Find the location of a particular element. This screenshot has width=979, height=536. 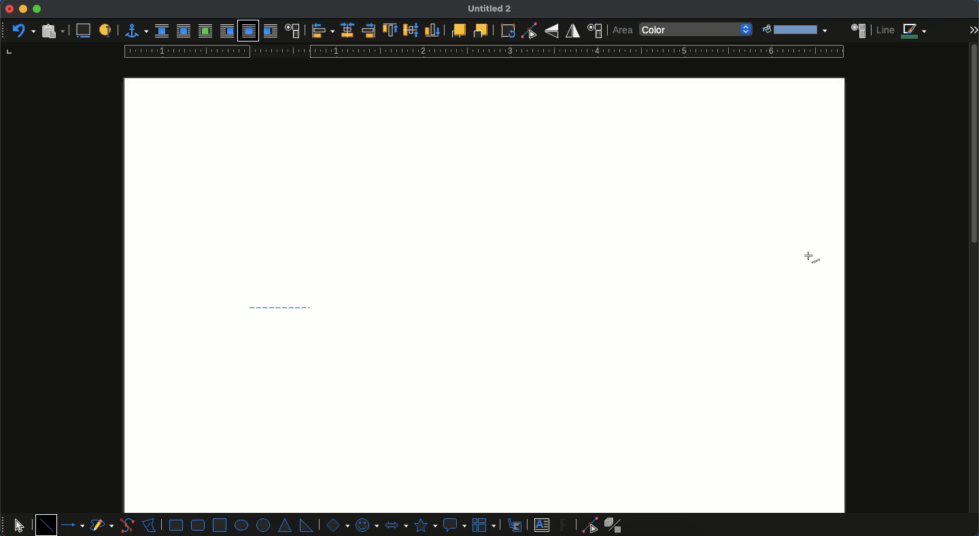

lines and arrows is located at coordinates (74, 525).